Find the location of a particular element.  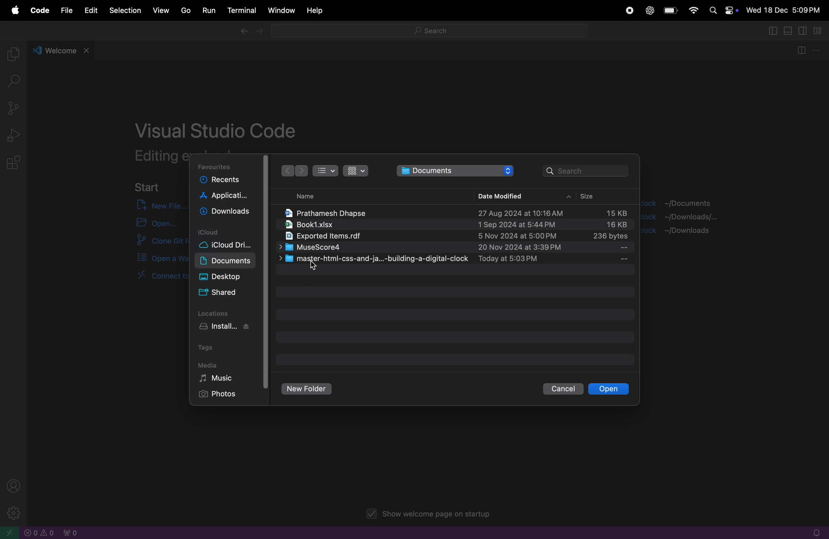

favourites is located at coordinates (216, 166).